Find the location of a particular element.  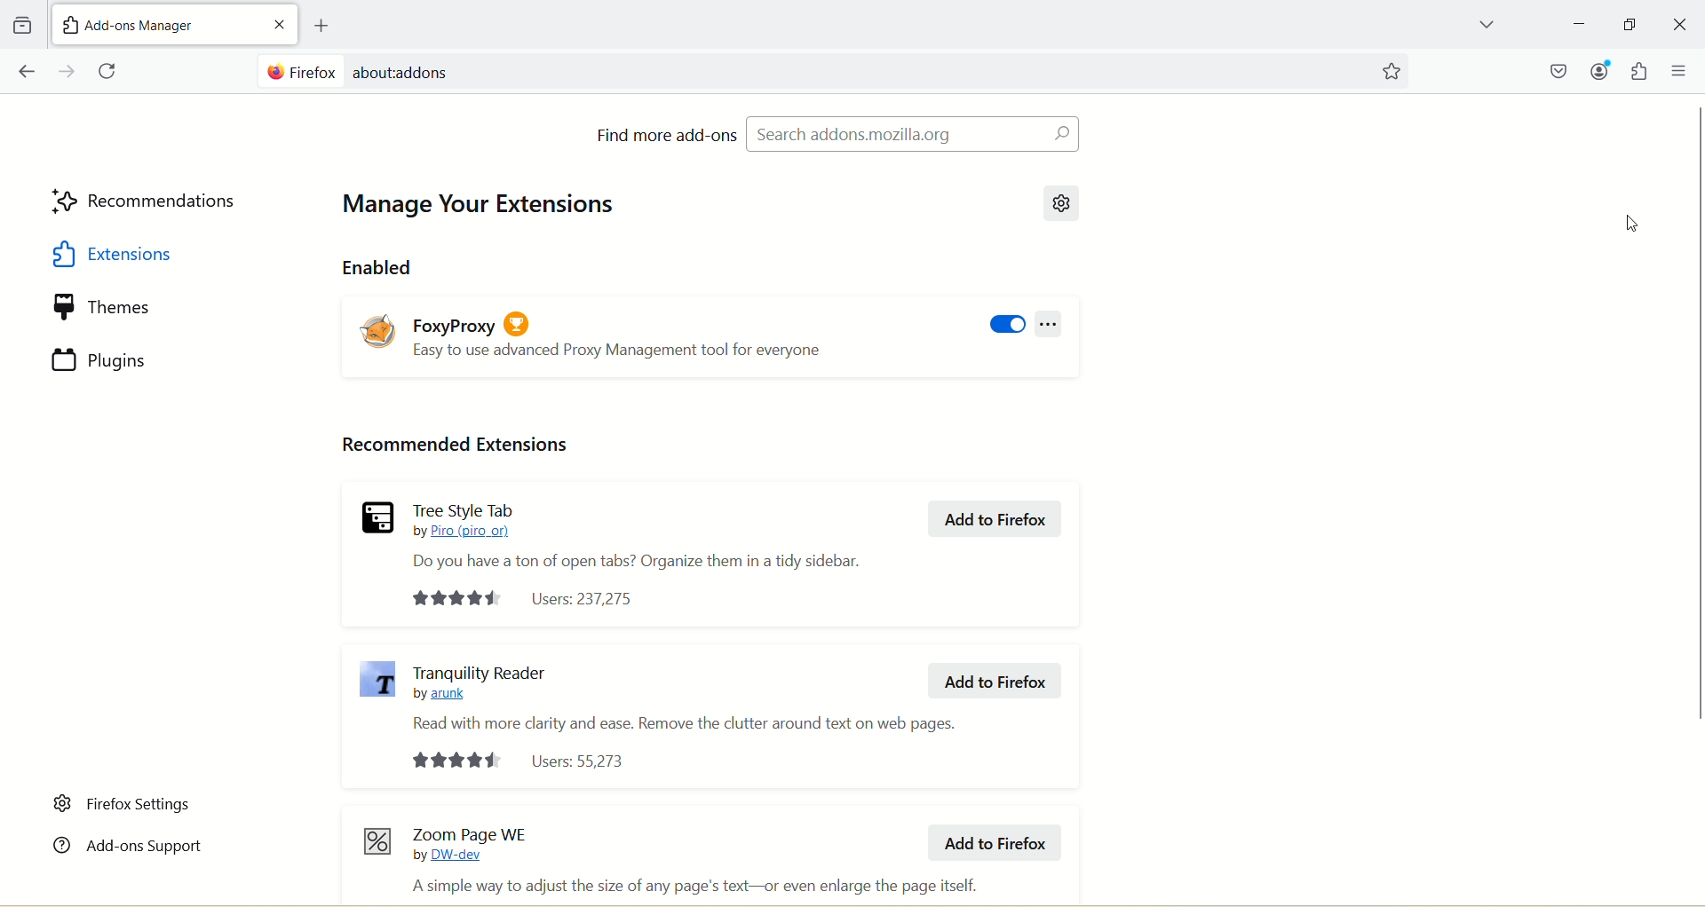

A simple way to adjust the size of any page's text—or even enlarge the page itself. is located at coordinates (693, 886).